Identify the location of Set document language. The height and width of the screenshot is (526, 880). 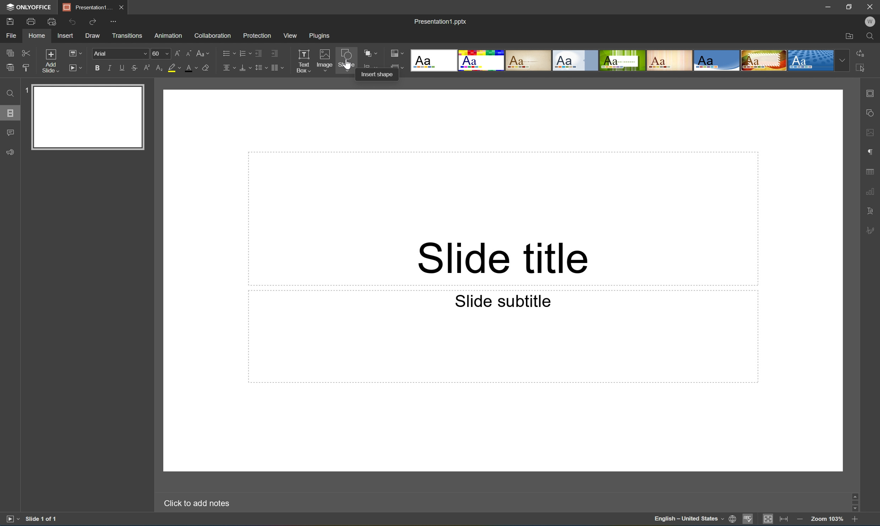
(732, 520).